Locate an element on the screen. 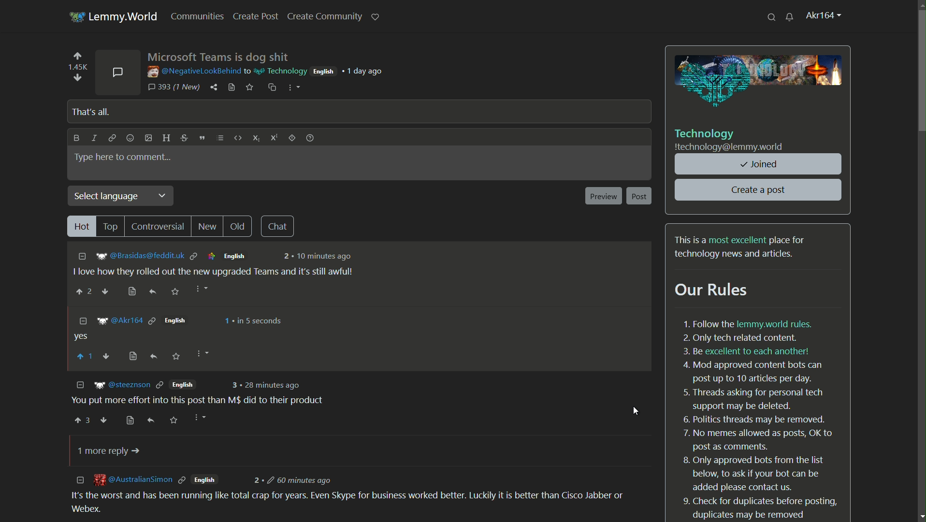 The image size is (926, 522). chat is located at coordinates (279, 226).